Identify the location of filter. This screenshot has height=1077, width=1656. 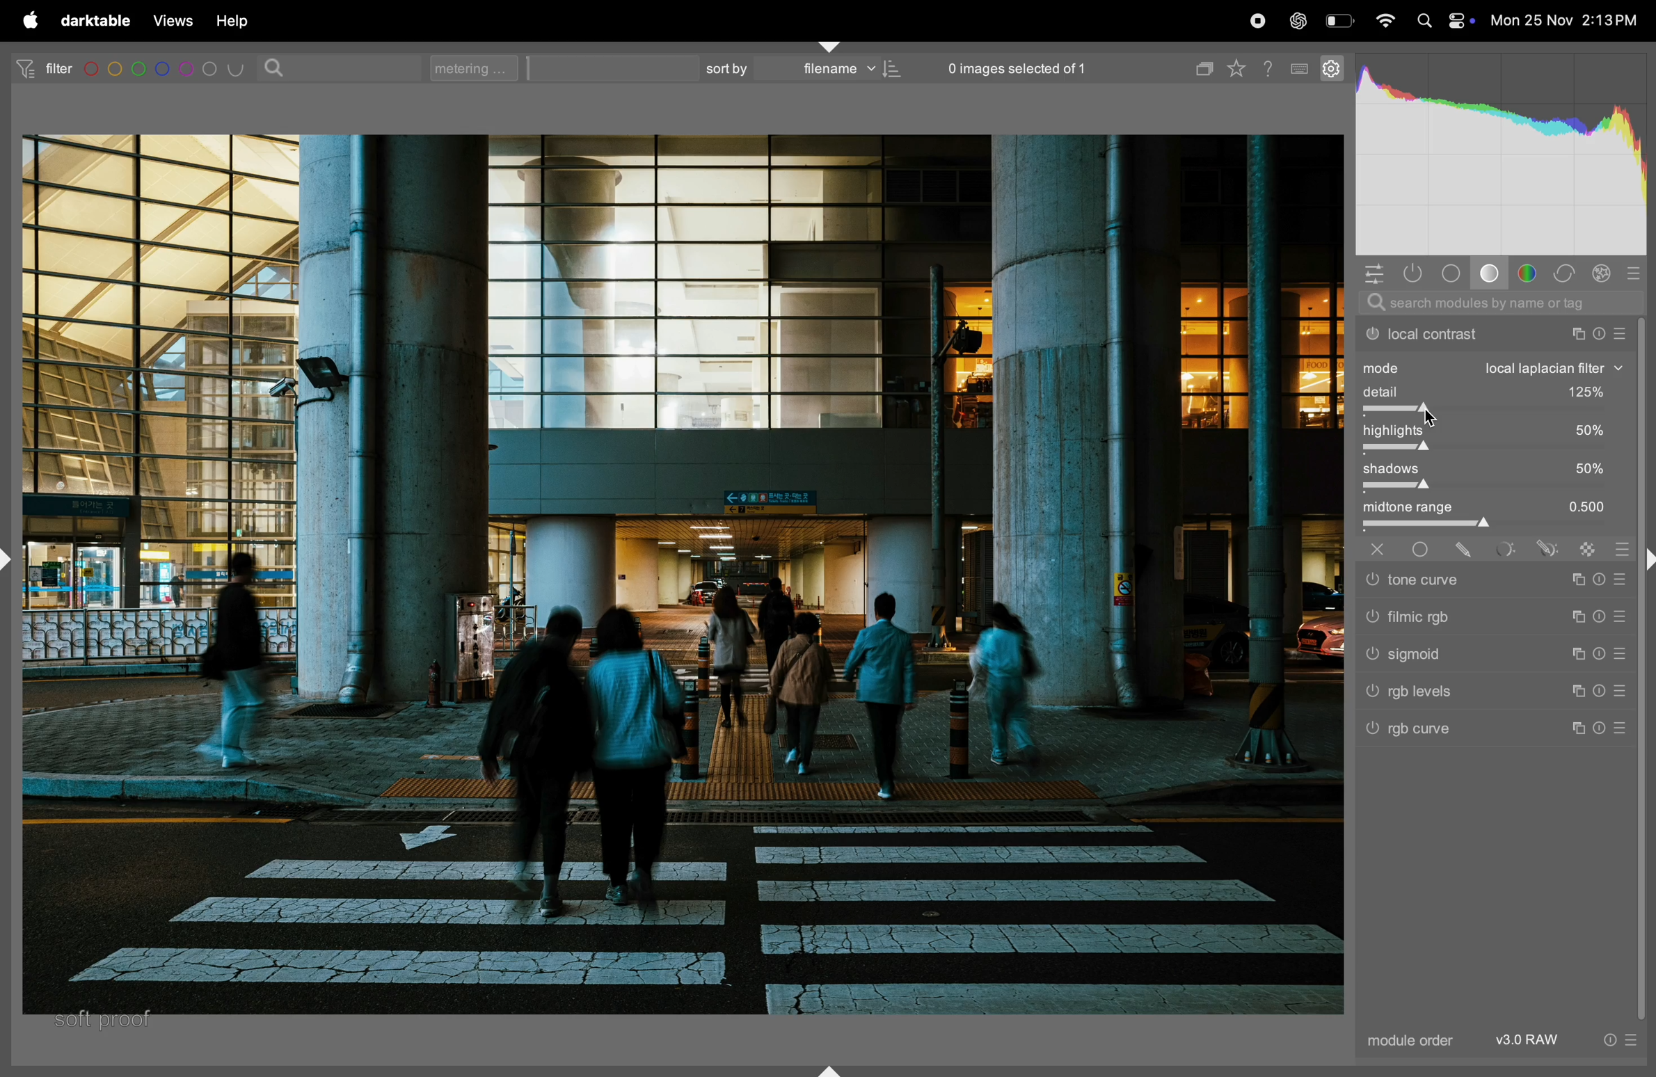
(39, 67).